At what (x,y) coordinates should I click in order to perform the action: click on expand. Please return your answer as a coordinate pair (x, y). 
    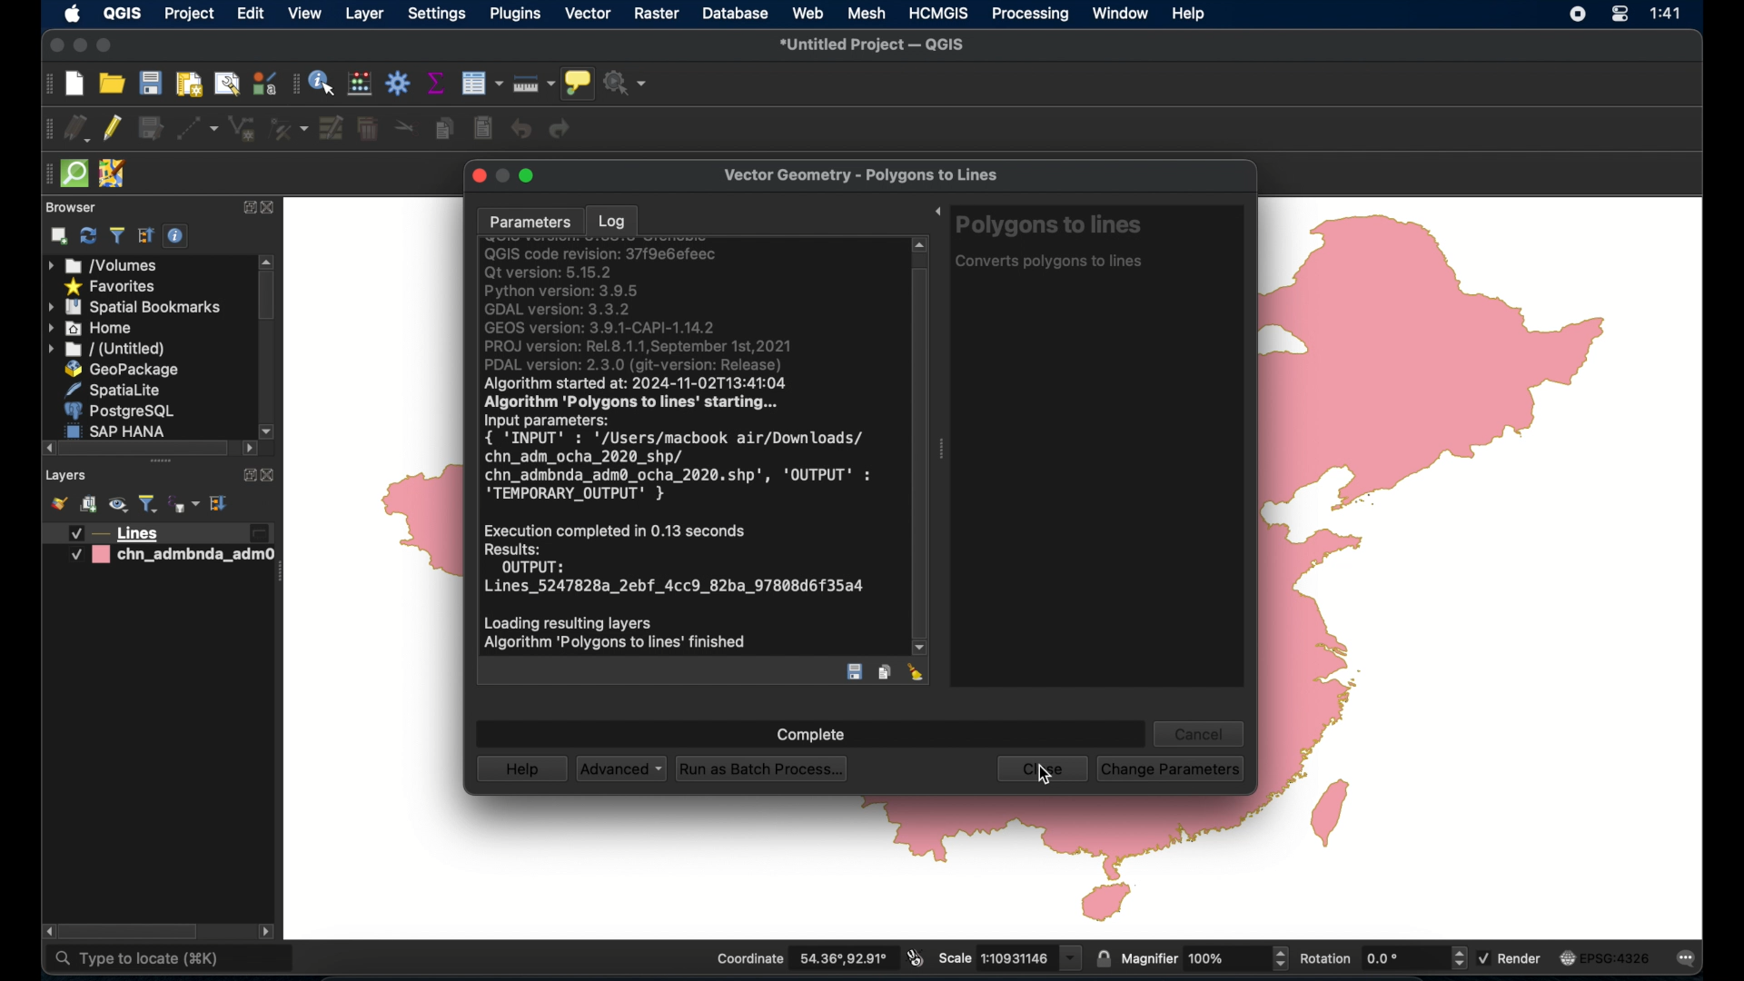
    Looking at the image, I should click on (936, 214).